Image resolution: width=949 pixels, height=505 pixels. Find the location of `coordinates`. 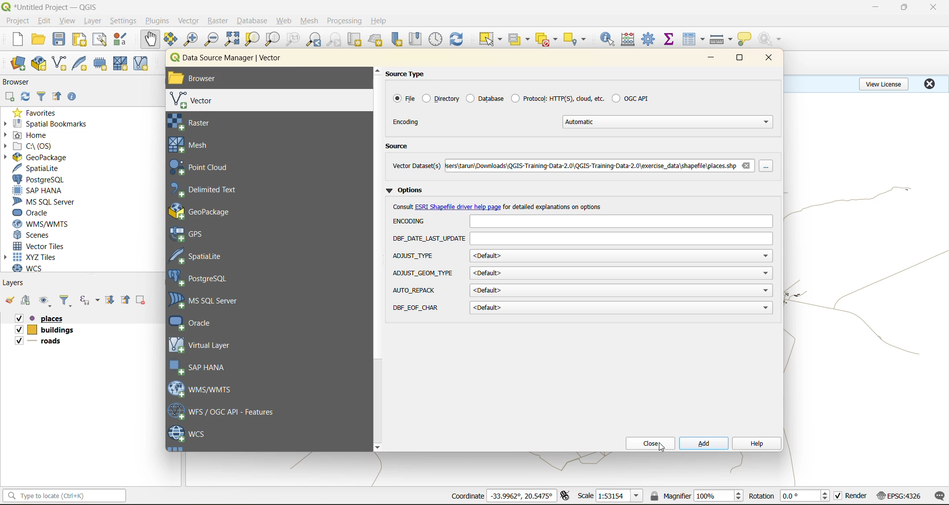

coordinates is located at coordinates (467, 496).